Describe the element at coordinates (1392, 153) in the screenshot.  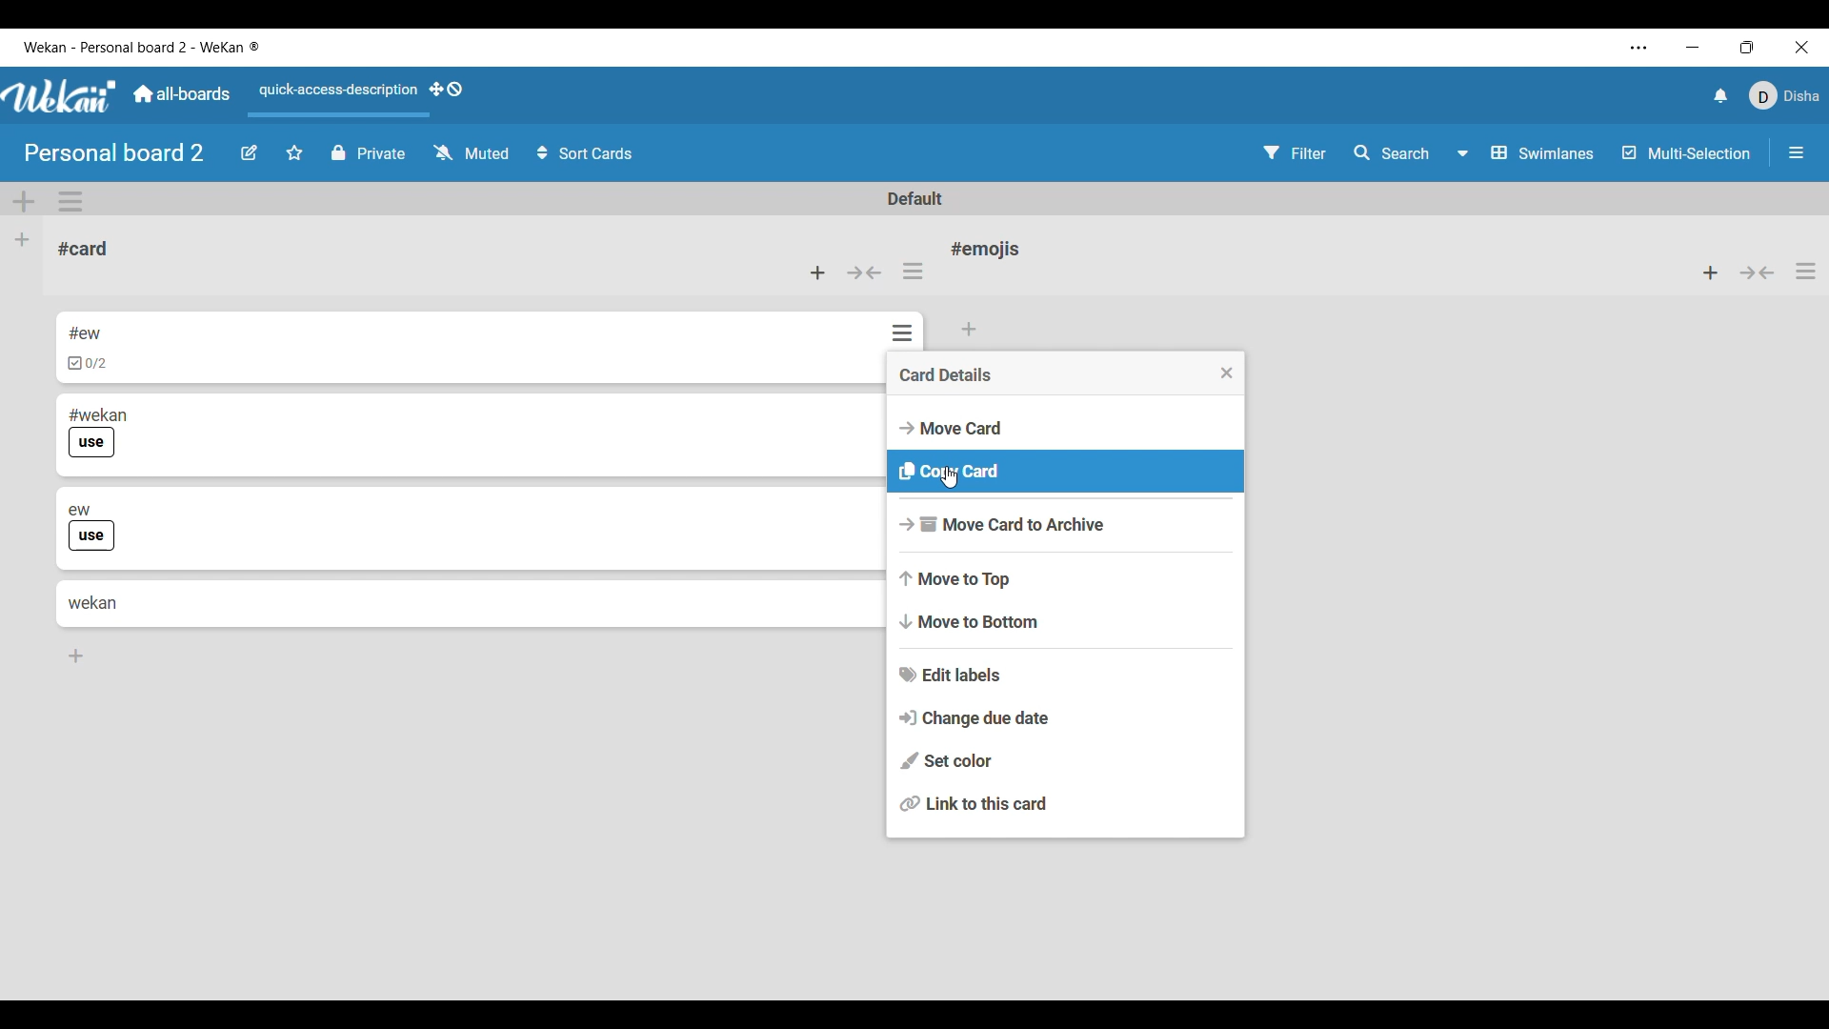
I see `Search ` at that location.